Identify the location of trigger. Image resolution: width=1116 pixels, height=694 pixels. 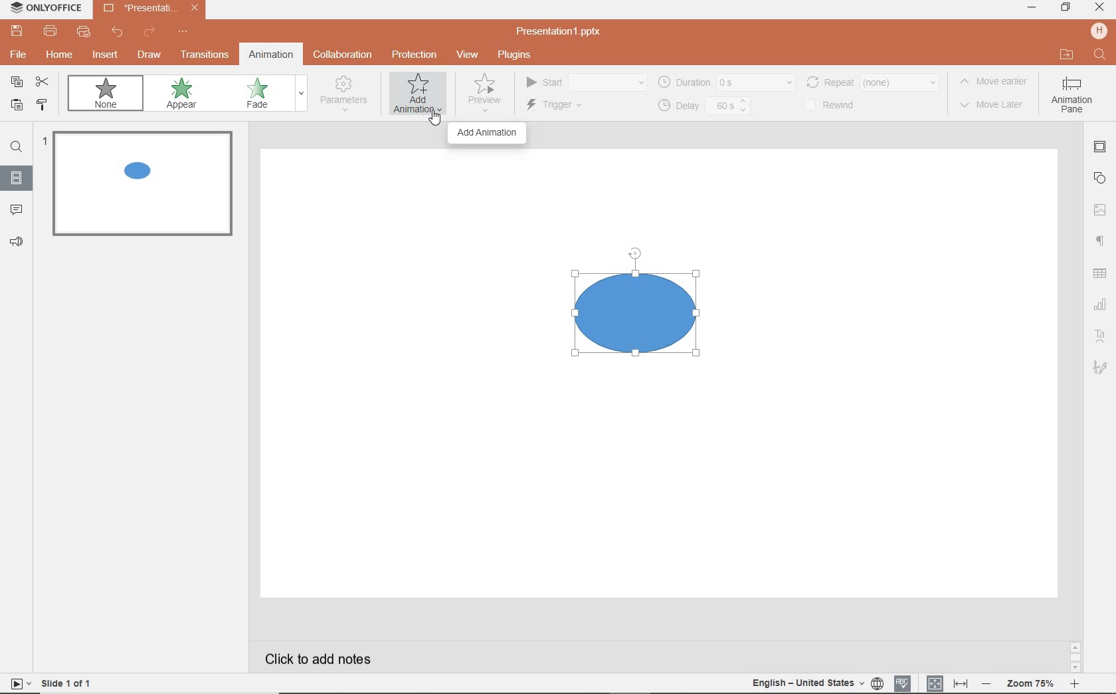
(572, 106).